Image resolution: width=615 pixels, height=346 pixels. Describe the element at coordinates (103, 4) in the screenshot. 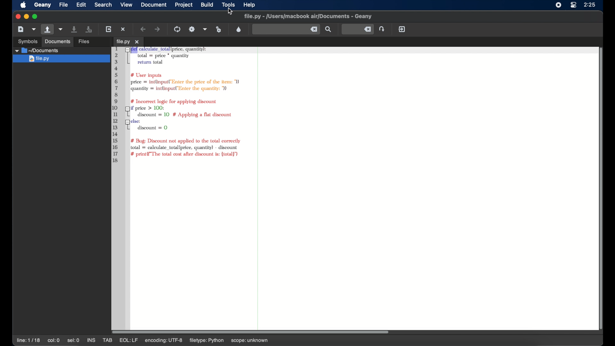

I see `search` at that location.